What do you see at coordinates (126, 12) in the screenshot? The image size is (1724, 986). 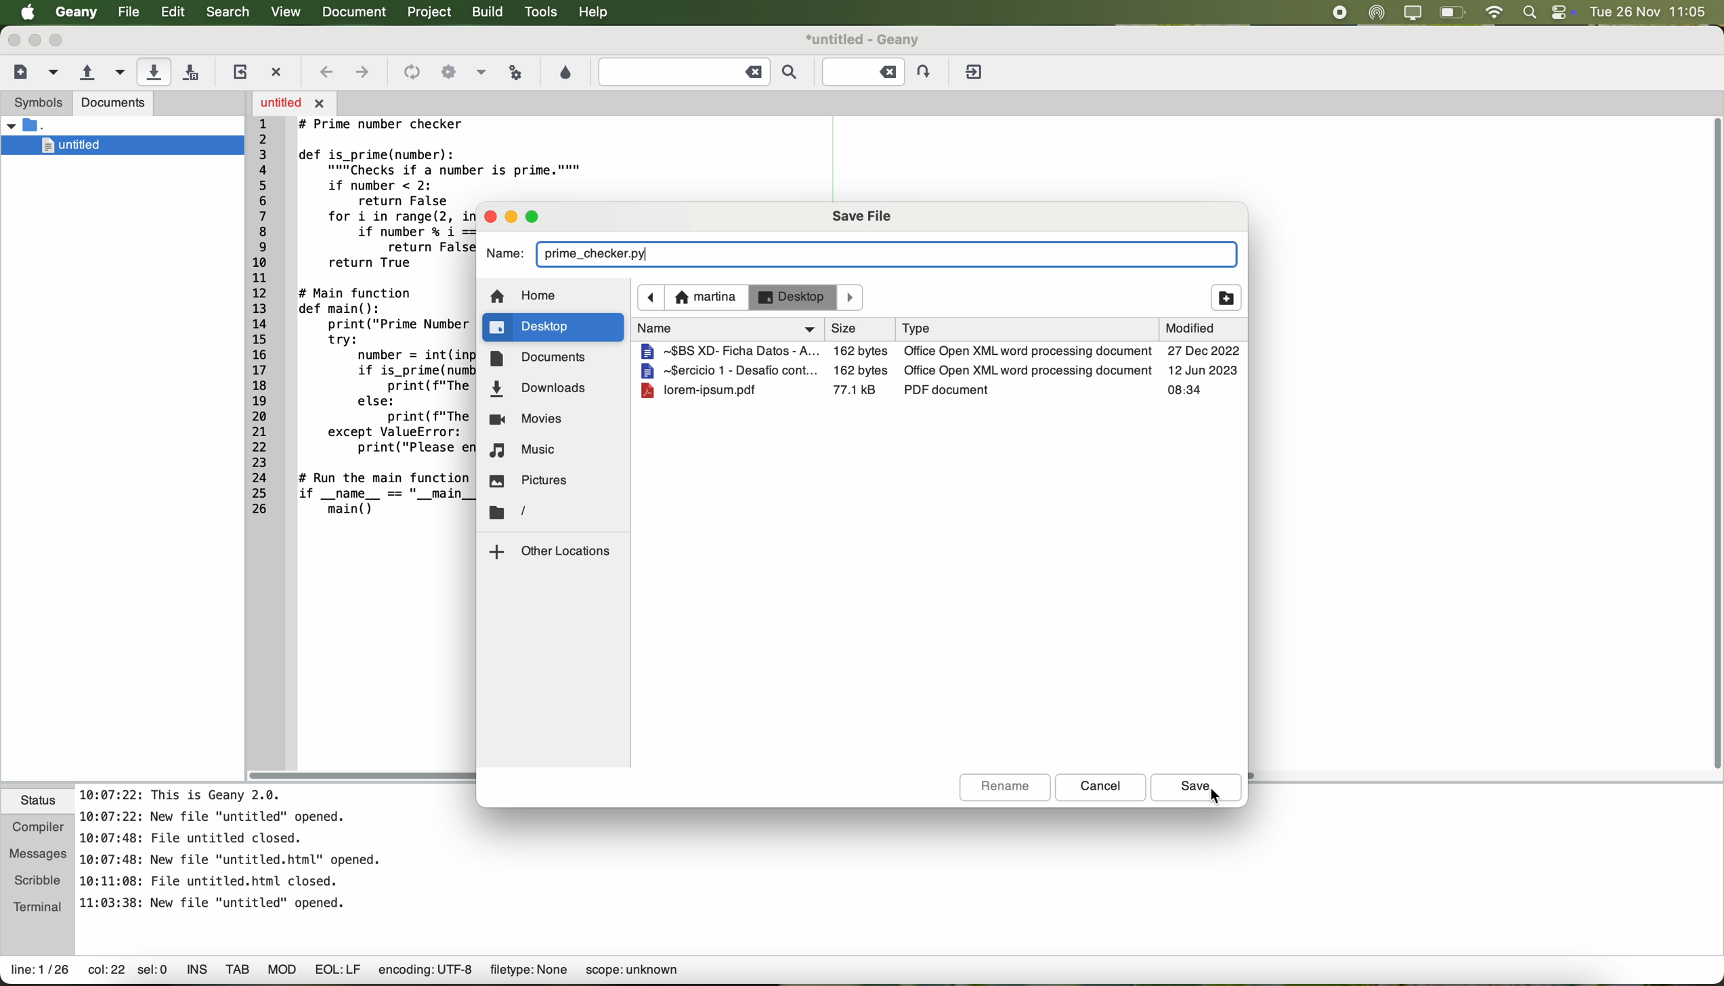 I see `file` at bounding box center [126, 12].